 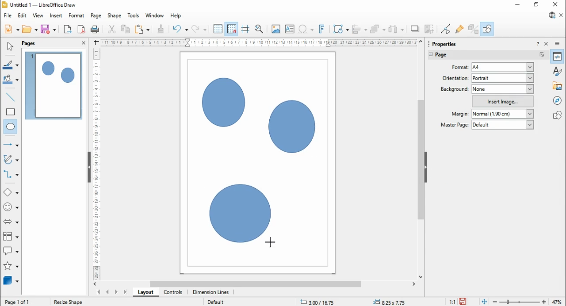 What do you see at coordinates (421, 159) in the screenshot?
I see `scroll bar` at bounding box center [421, 159].